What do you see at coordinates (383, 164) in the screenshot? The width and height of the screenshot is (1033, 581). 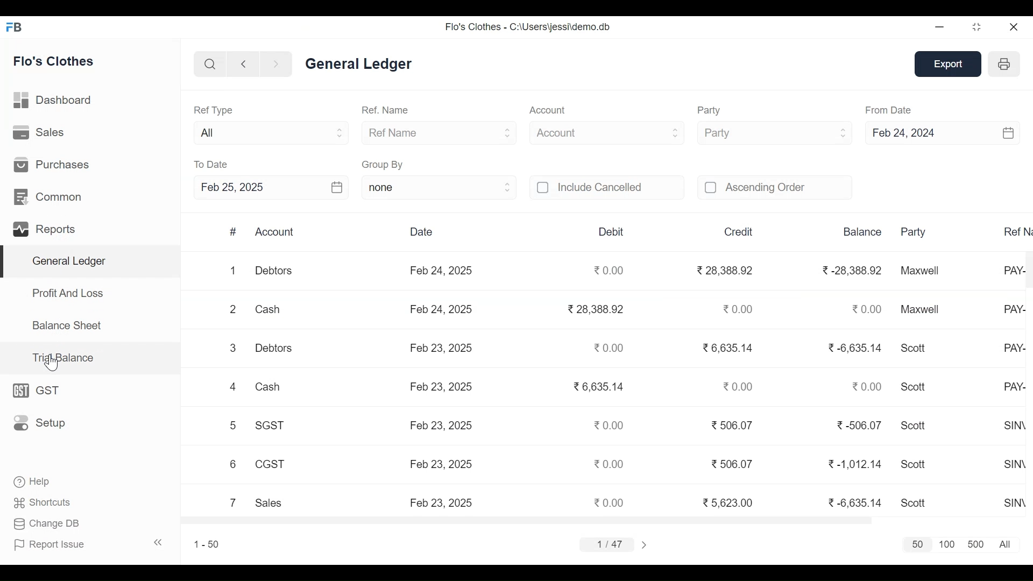 I see `Group By` at bounding box center [383, 164].